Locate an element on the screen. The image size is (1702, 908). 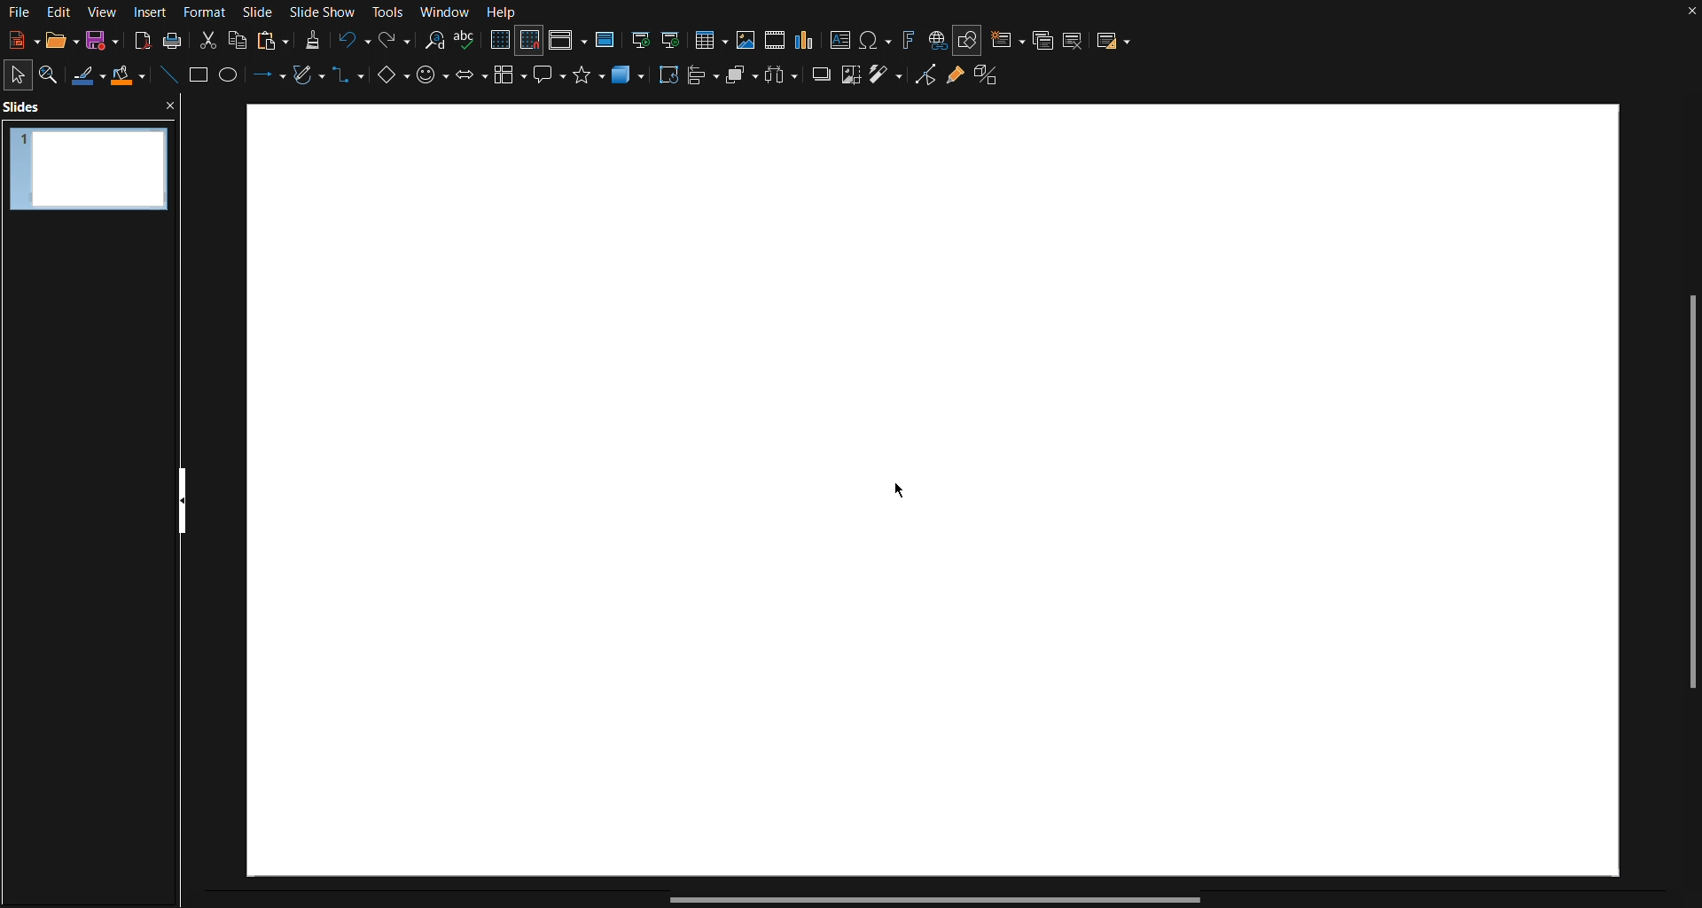
Shadow is located at coordinates (820, 81).